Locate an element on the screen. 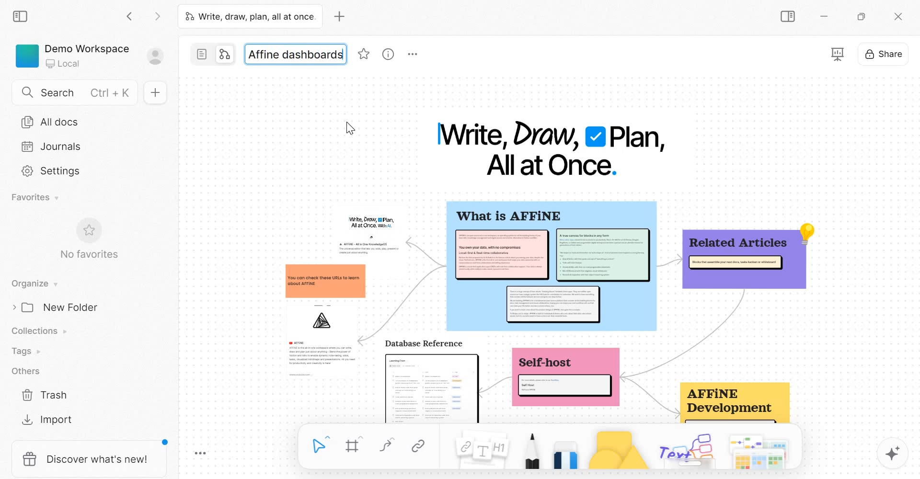 The width and height of the screenshot is (920, 479). All docs is located at coordinates (84, 122).